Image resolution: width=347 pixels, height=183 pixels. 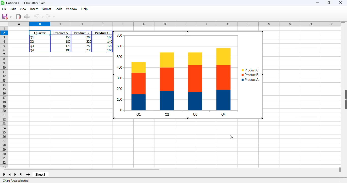 I want to click on rows, so click(x=4, y=95).